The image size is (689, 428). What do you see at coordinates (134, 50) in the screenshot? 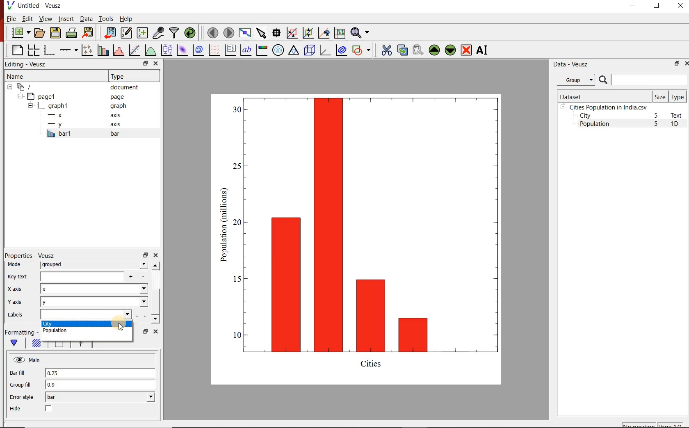
I see `fit a function to data` at bounding box center [134, 50].